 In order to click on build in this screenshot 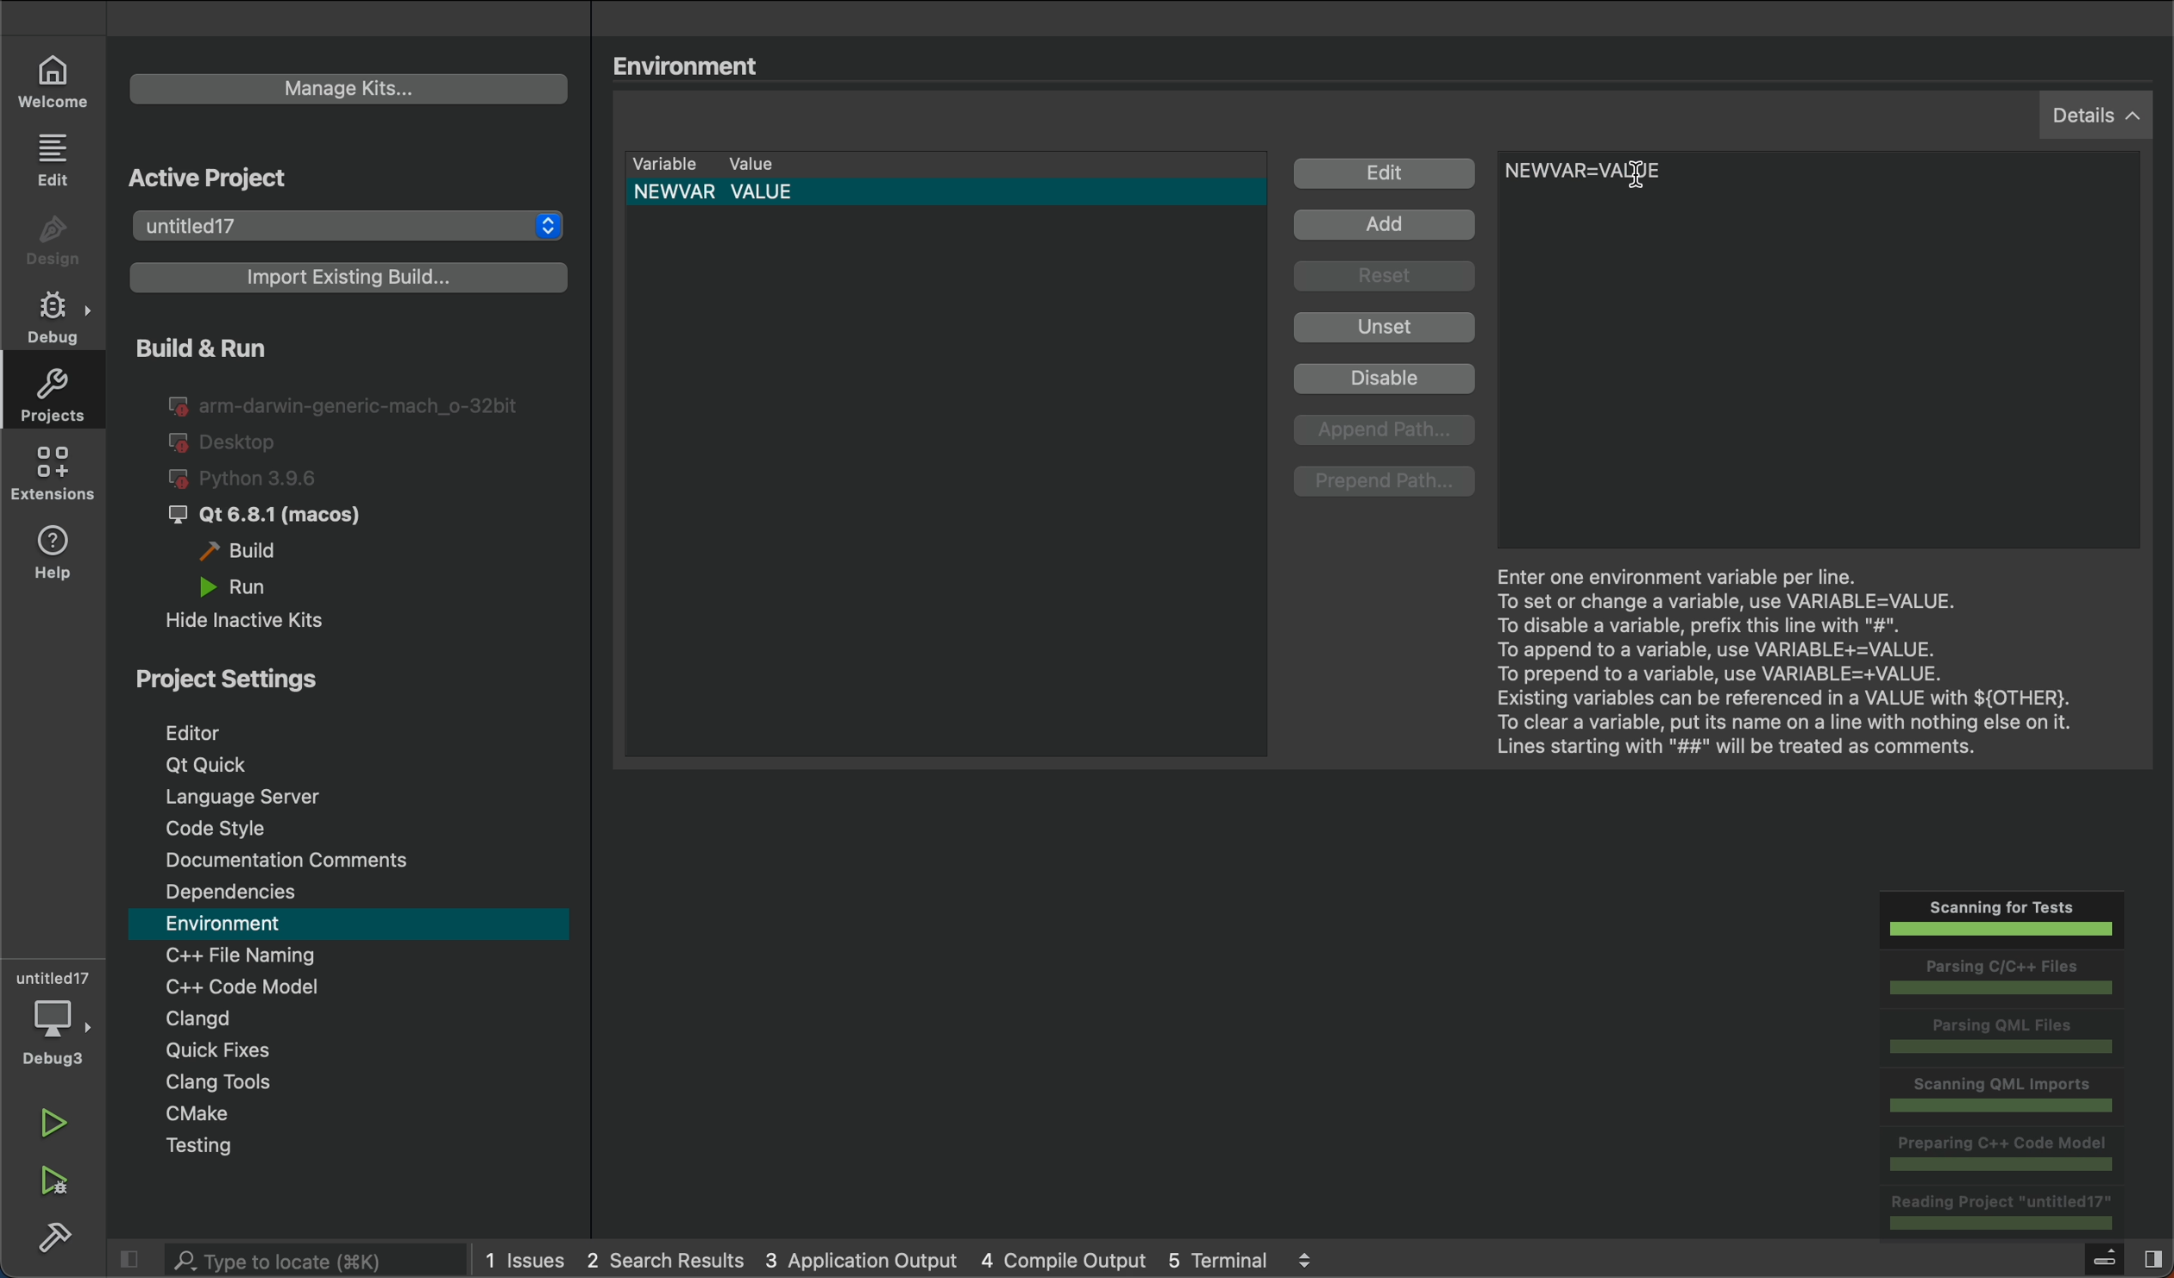, I will do `click(252, 552)`.